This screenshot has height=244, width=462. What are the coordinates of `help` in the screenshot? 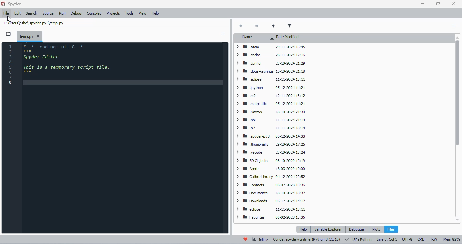 It's located at (155, 13).